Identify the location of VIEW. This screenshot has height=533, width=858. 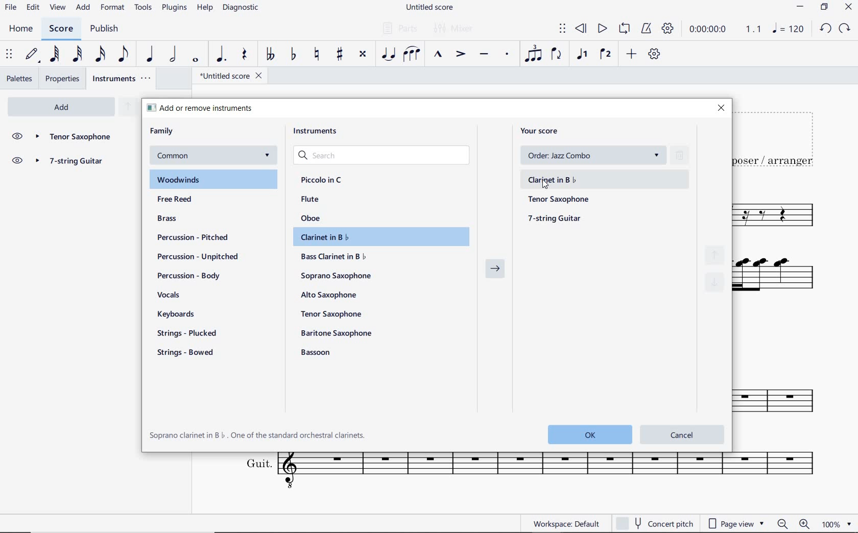
(59, 8).